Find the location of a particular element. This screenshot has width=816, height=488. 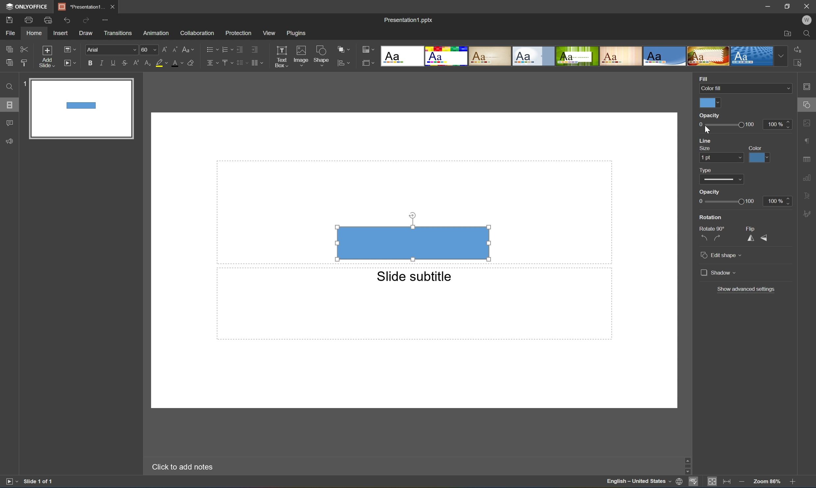

Comments is located at coordinates (10, 123).